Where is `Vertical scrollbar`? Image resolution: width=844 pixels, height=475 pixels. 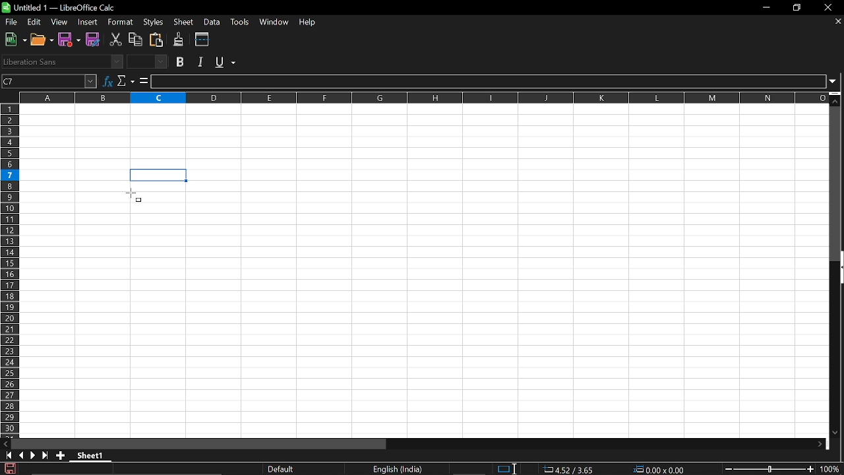
Vertical scrollbar is located at coordinates (837, 183).